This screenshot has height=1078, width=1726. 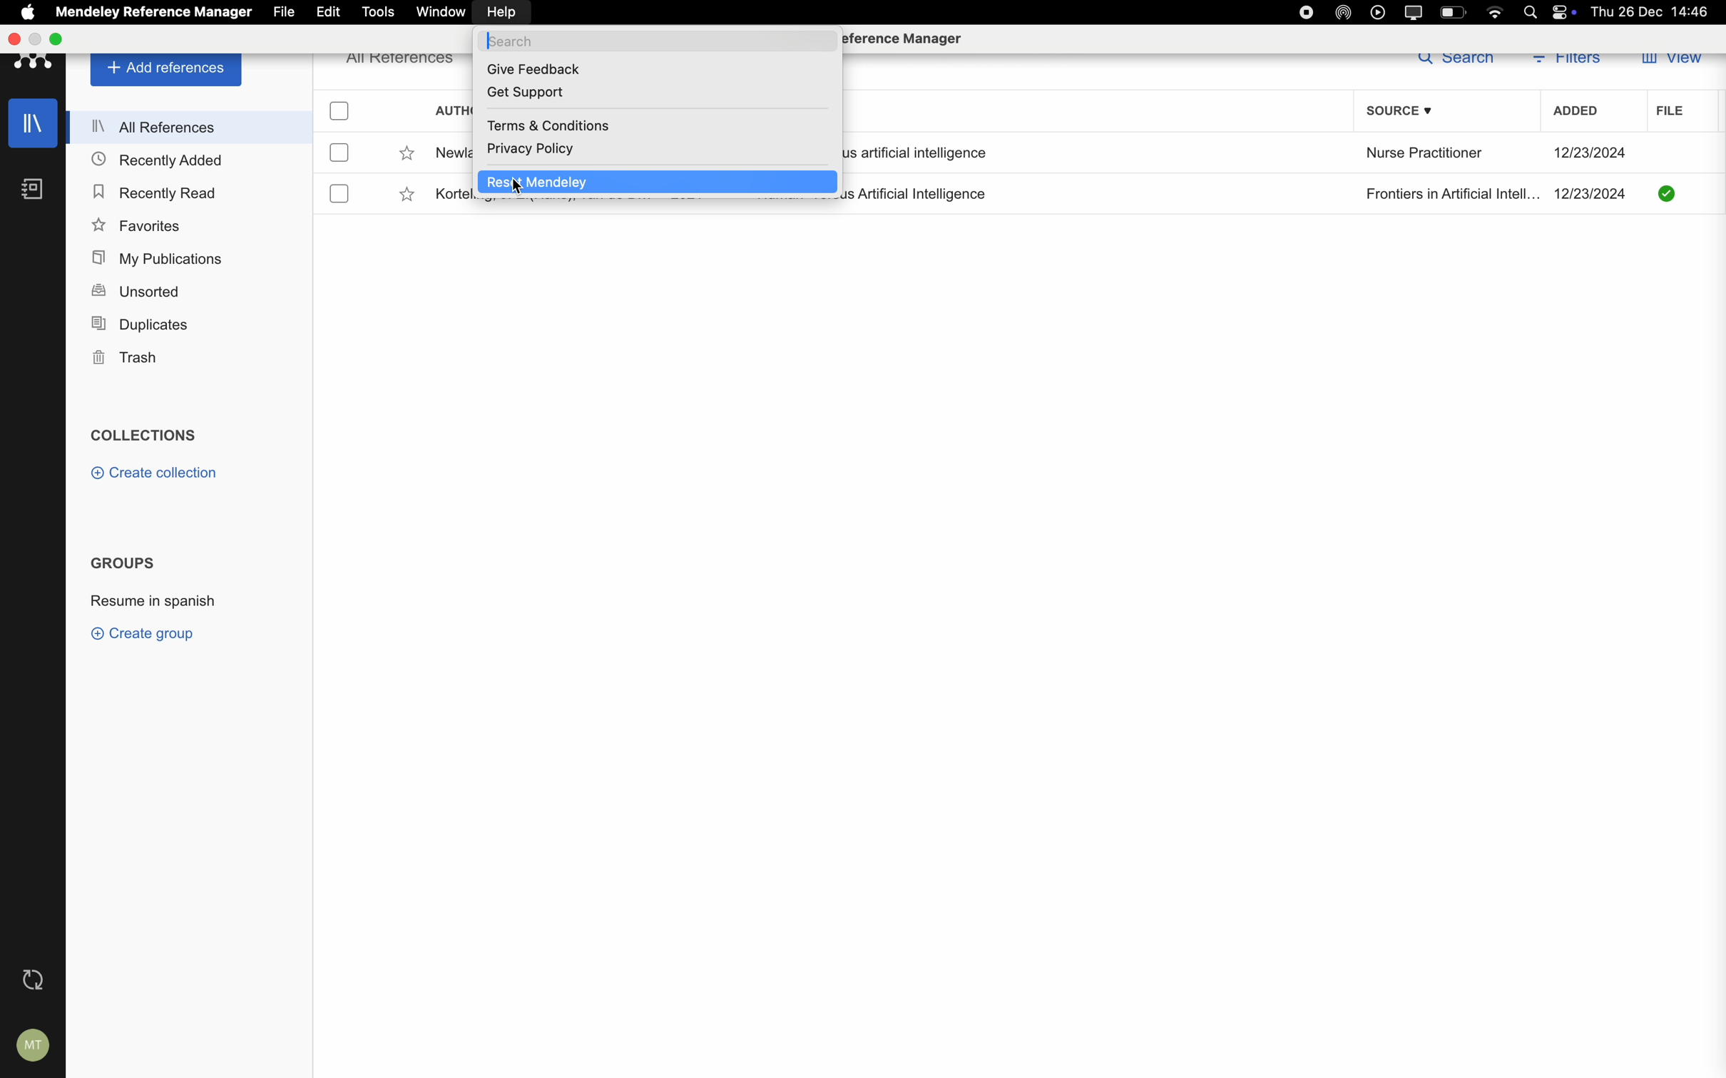 I want to click on privacy policy, so click(x=532, y=150).